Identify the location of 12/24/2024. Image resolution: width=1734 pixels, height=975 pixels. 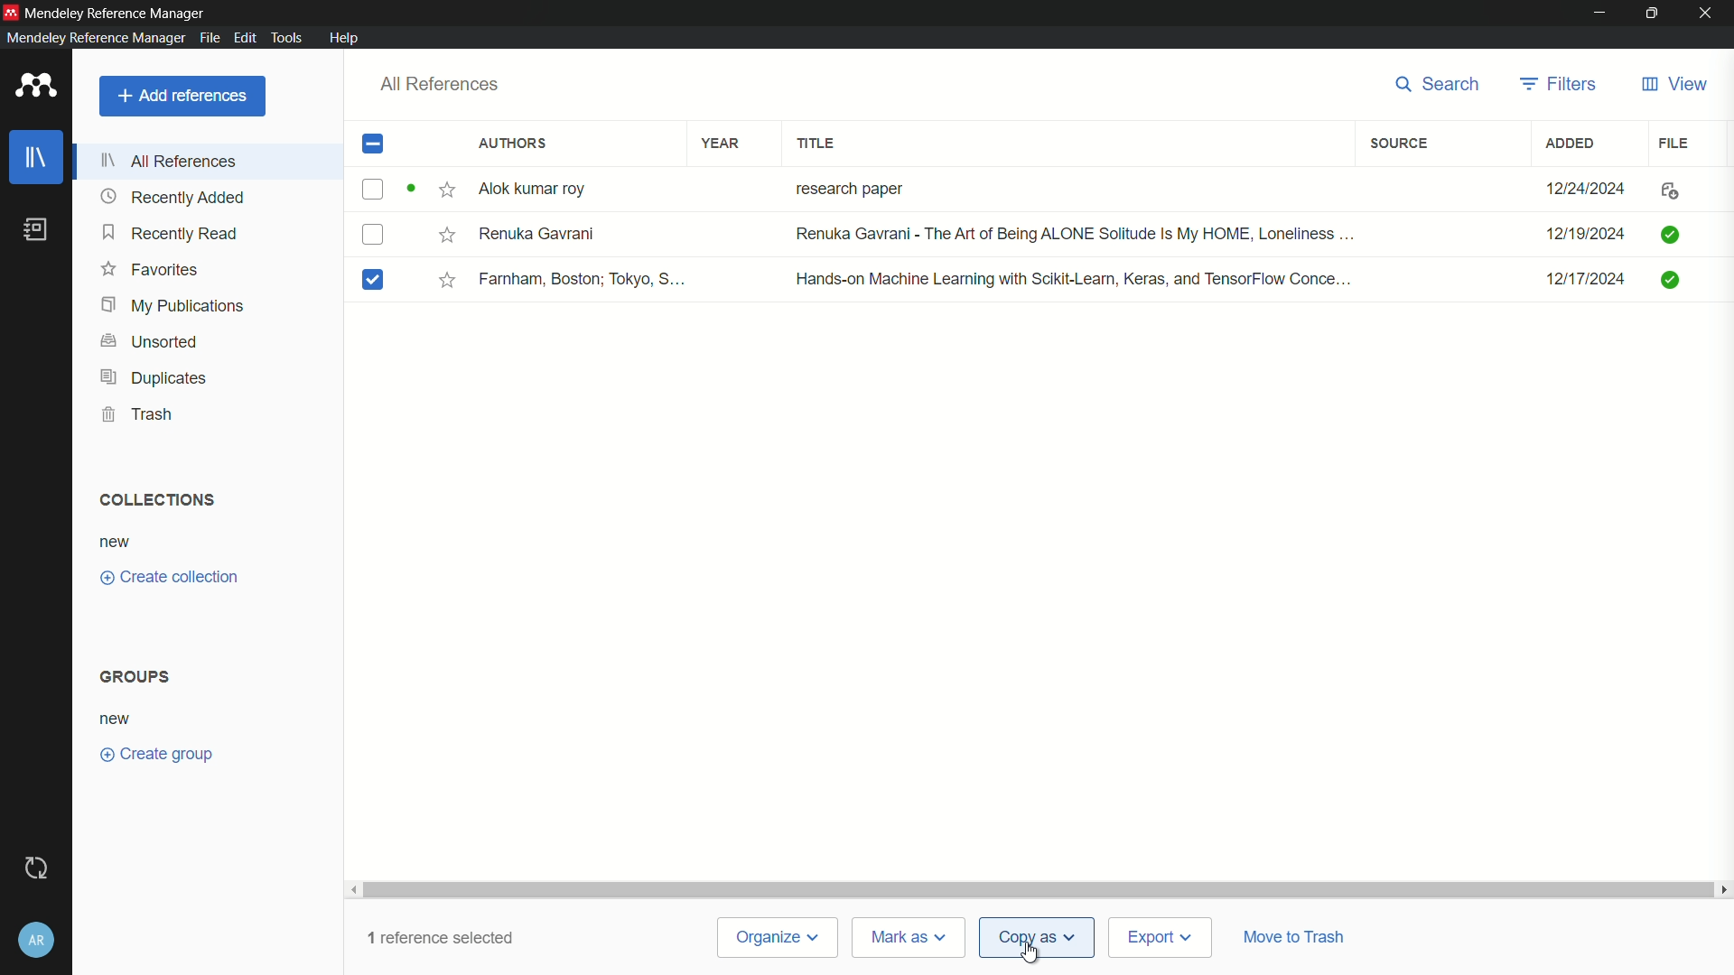
(1579, 185).